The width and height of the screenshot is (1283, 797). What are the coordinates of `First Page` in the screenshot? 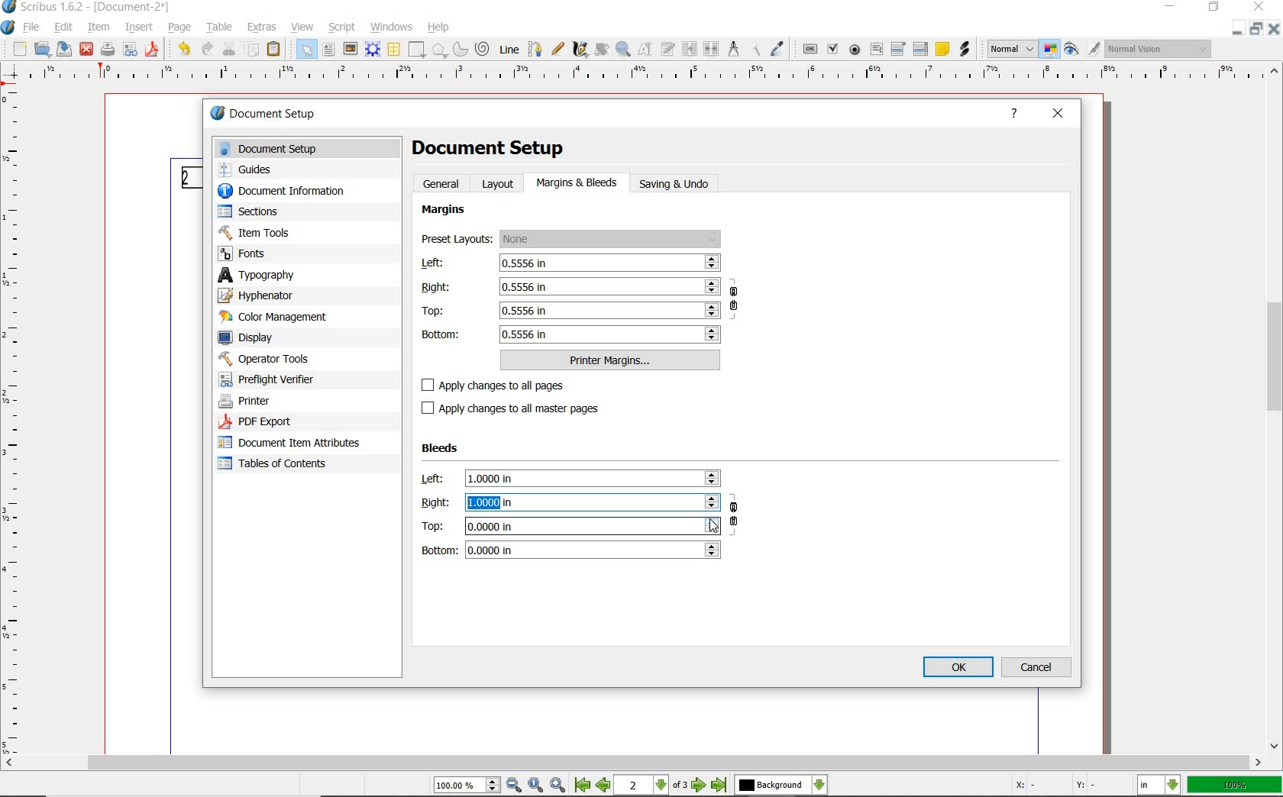 It's located at (582, 786).